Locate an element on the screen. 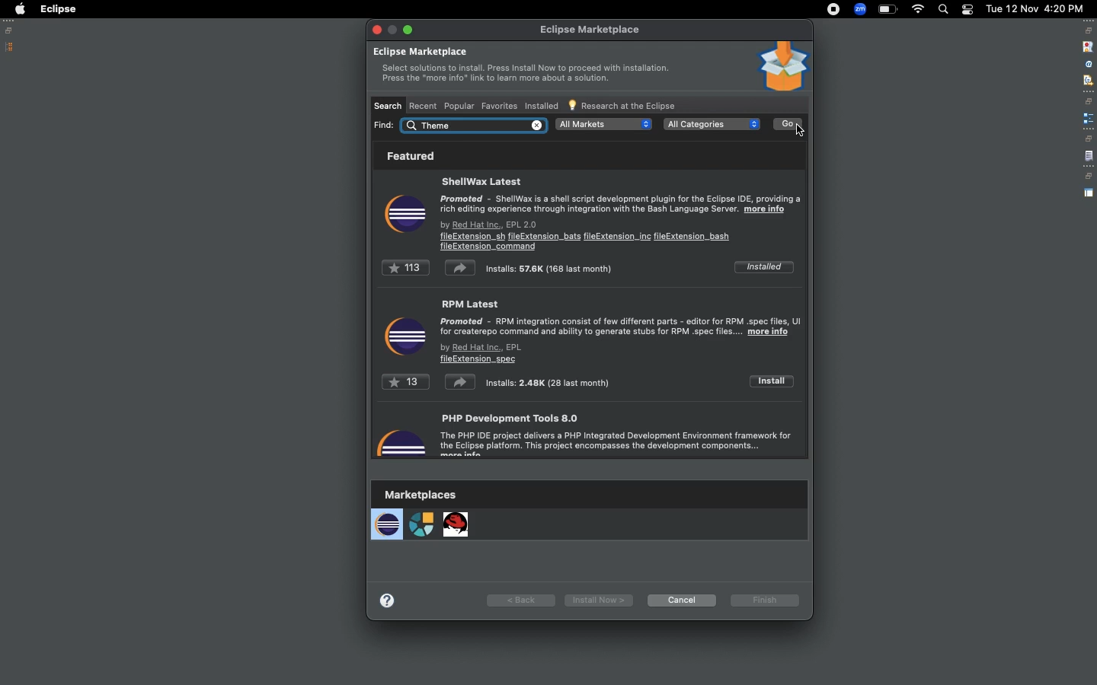 This screenshot has width=1097, height=685. Icon is located at coordinates (405, 216).